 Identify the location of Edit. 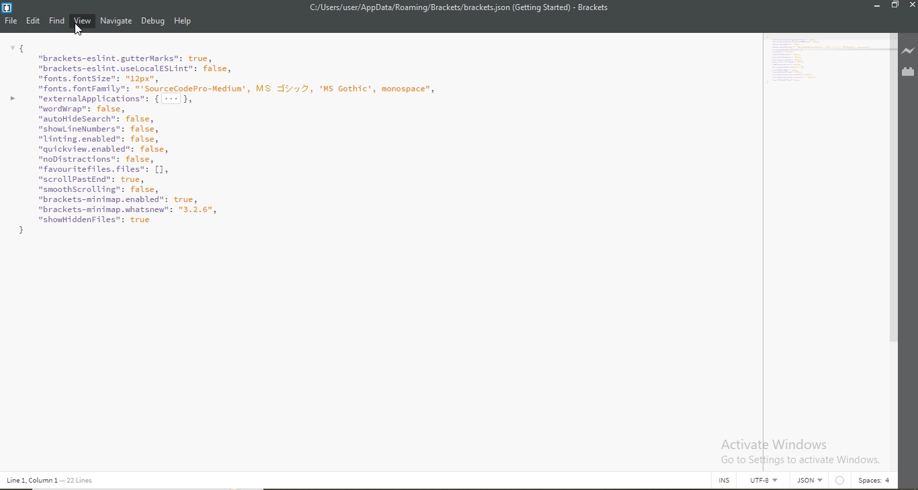
(34, 20).